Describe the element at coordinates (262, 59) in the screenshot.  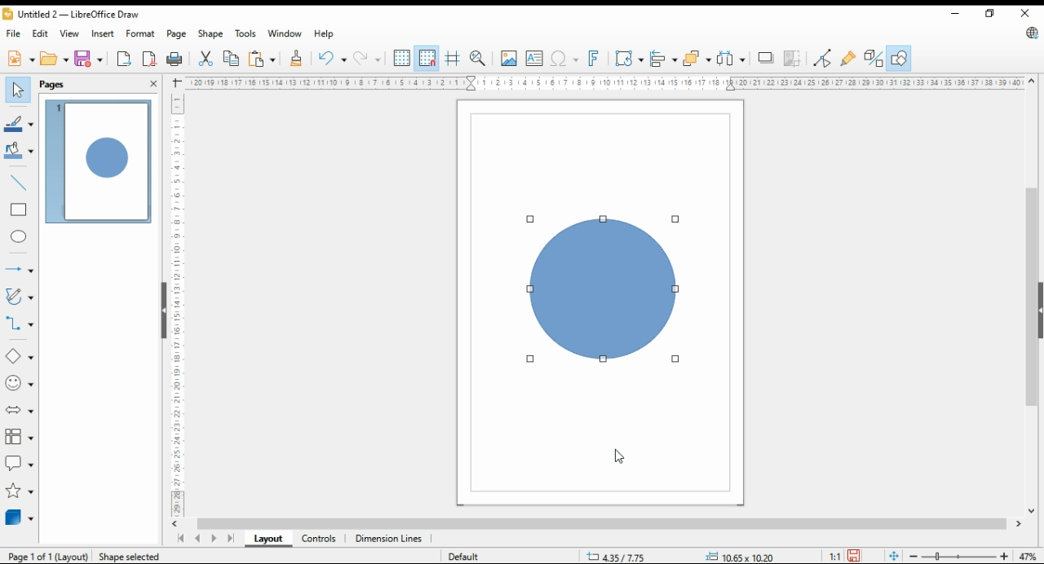
I see `paste` at that location.